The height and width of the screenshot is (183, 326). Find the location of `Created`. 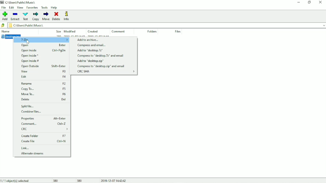

Created is located at coordinates (94, 31).